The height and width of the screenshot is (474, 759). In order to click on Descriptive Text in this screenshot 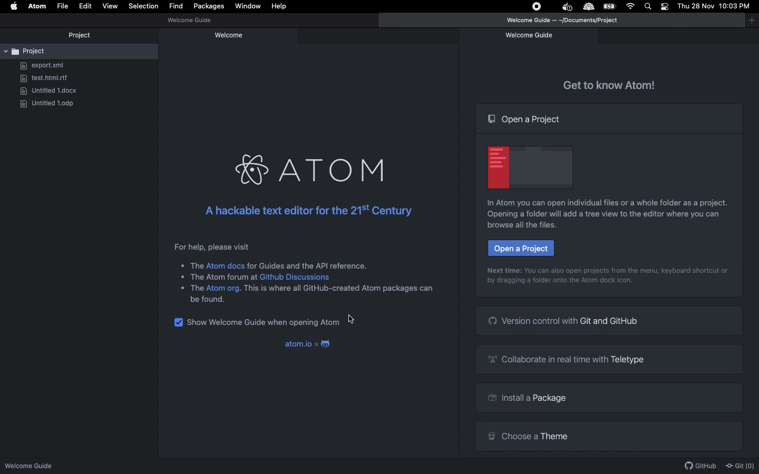, I will do `click(310, 263)`.